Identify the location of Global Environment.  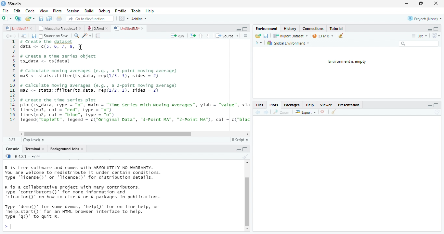
(288, 43).